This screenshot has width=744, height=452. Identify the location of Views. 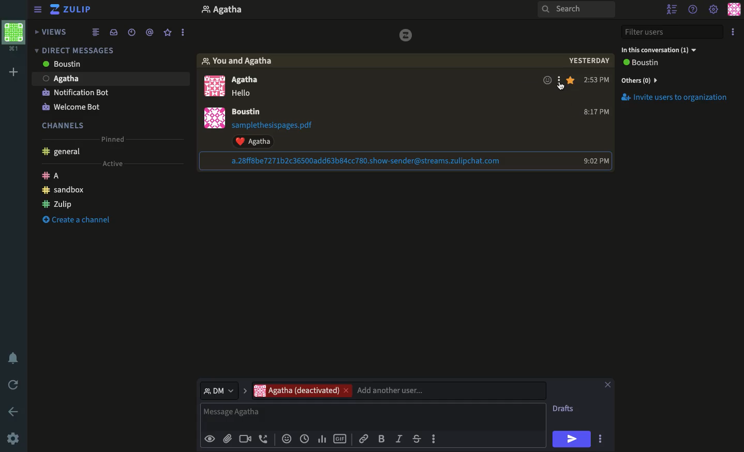
(53, 33).